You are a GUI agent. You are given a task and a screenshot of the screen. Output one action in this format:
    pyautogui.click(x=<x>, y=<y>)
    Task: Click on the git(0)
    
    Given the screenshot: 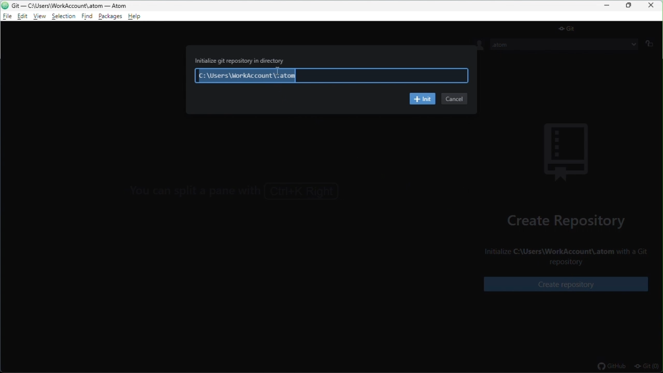 What is the action you would take?
    pyautogui.click(x=647, y=367)
    